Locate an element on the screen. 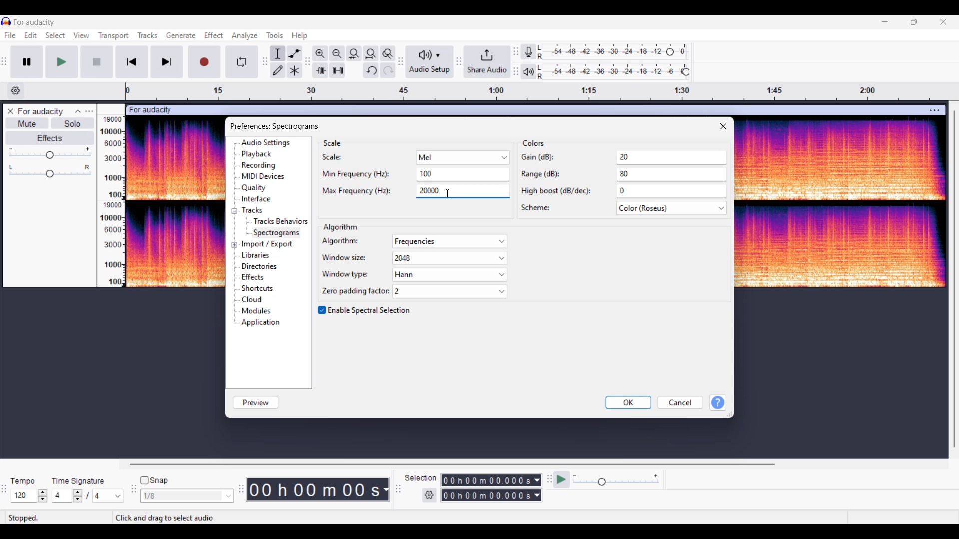 Image resolution: width=959 pixels, height=539 pixels. Multi tool is located at coordinates (295, 70).